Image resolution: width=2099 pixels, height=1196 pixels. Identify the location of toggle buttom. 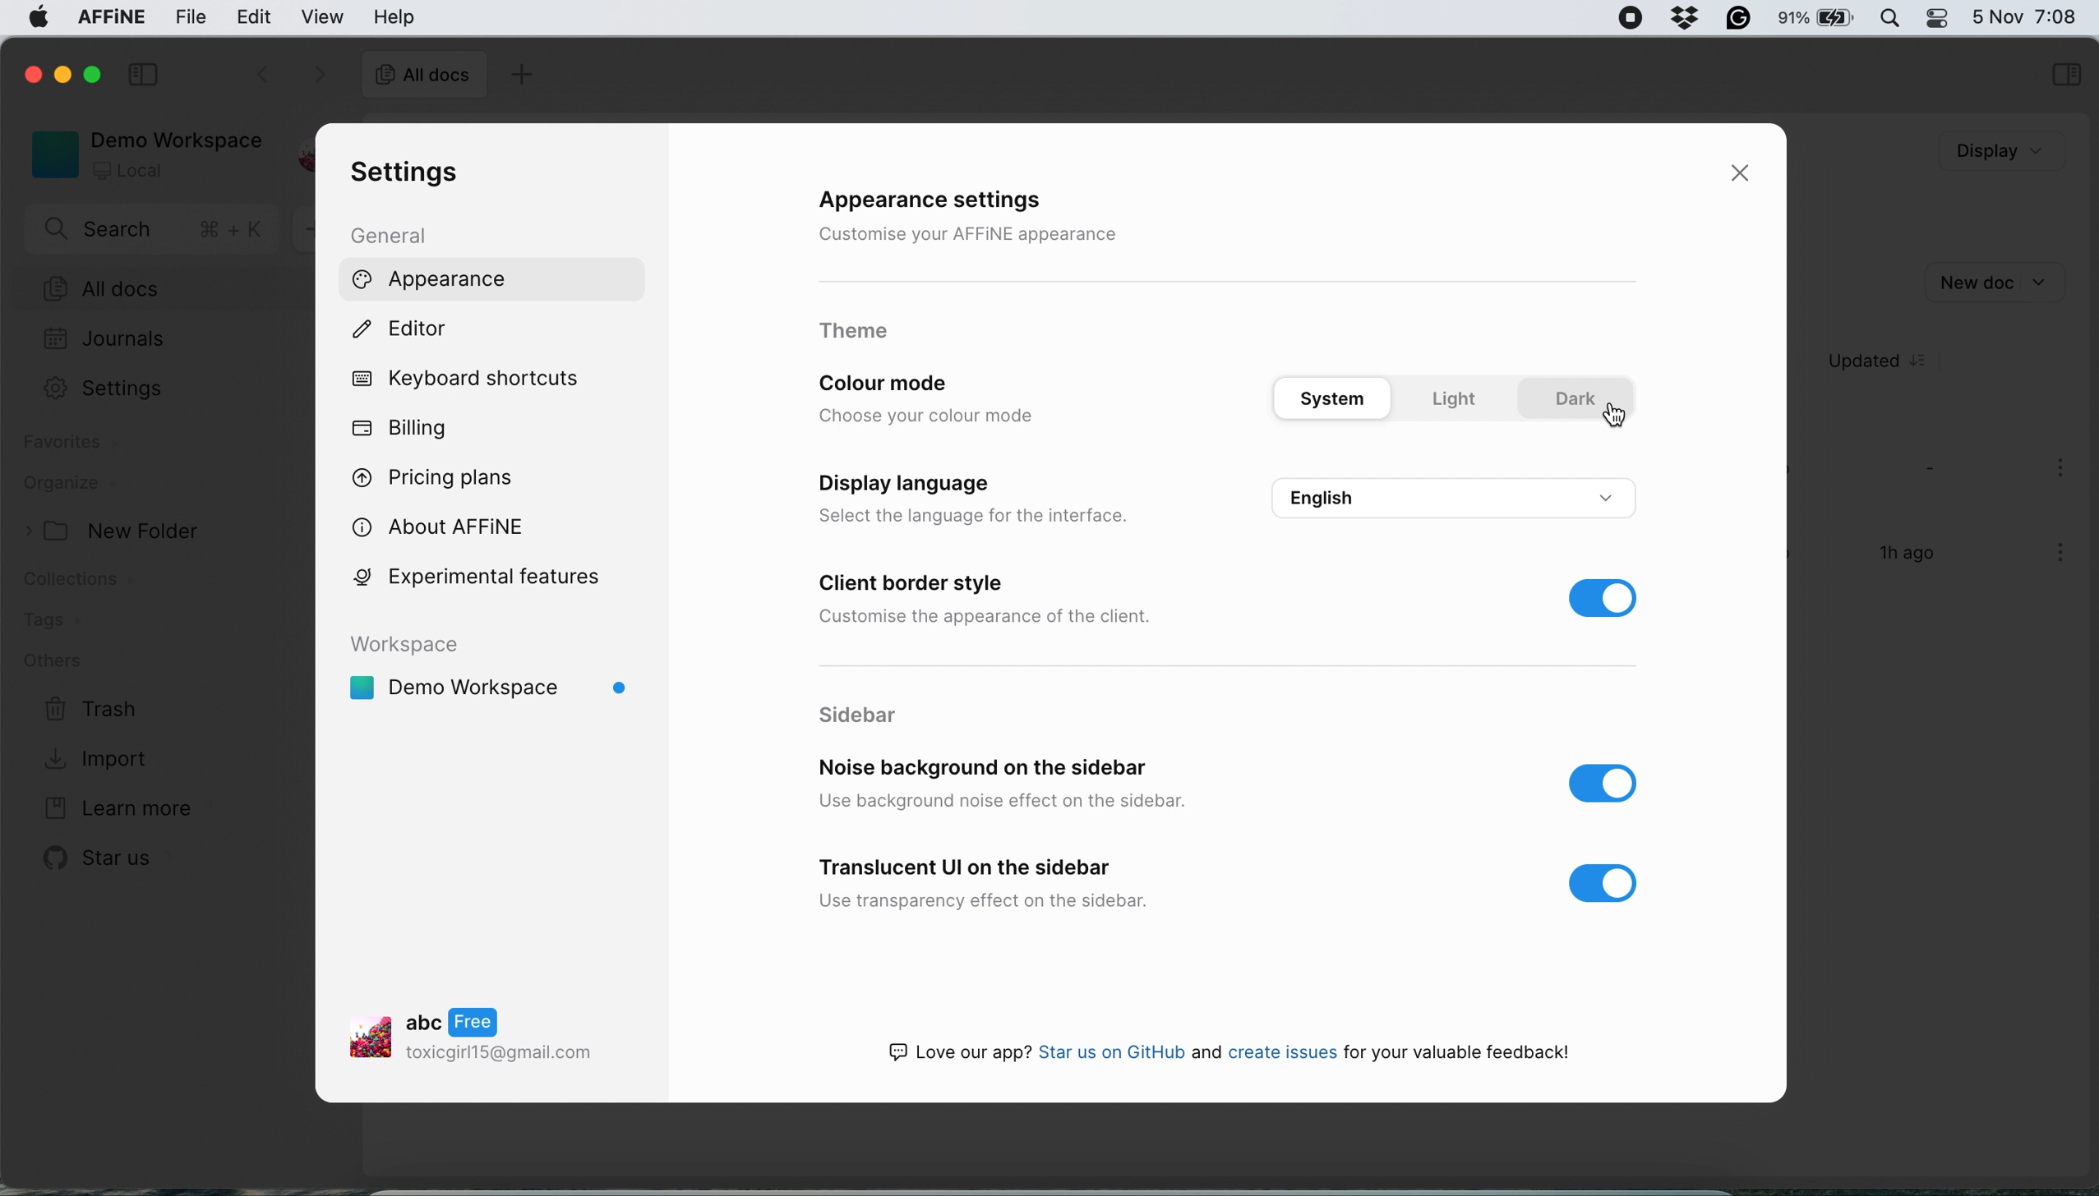
(1610, 602).